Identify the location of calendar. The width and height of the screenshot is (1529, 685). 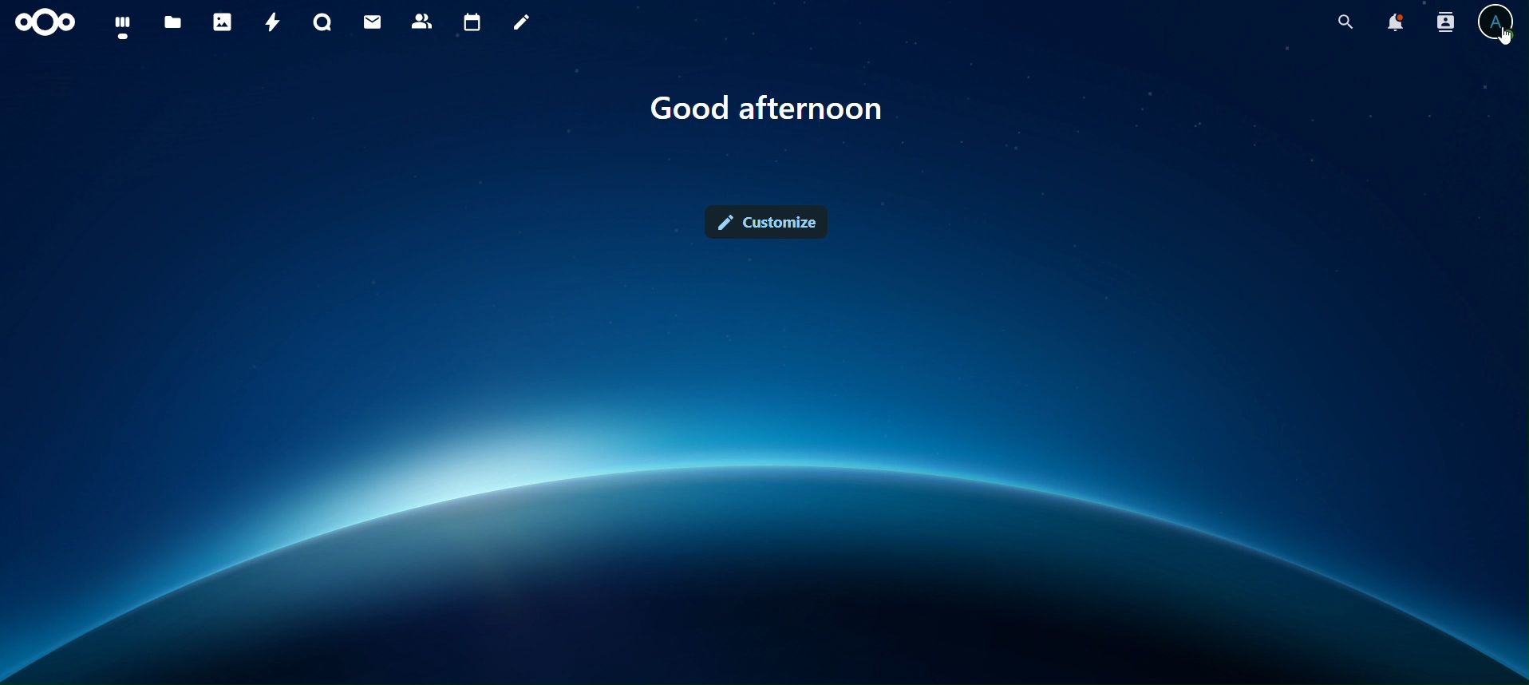
(475, 22).